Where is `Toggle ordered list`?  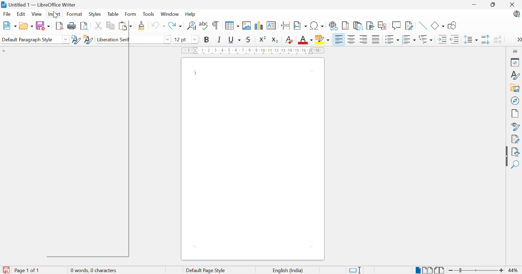
Toggle ordered list is located at coordinates (408, 40).